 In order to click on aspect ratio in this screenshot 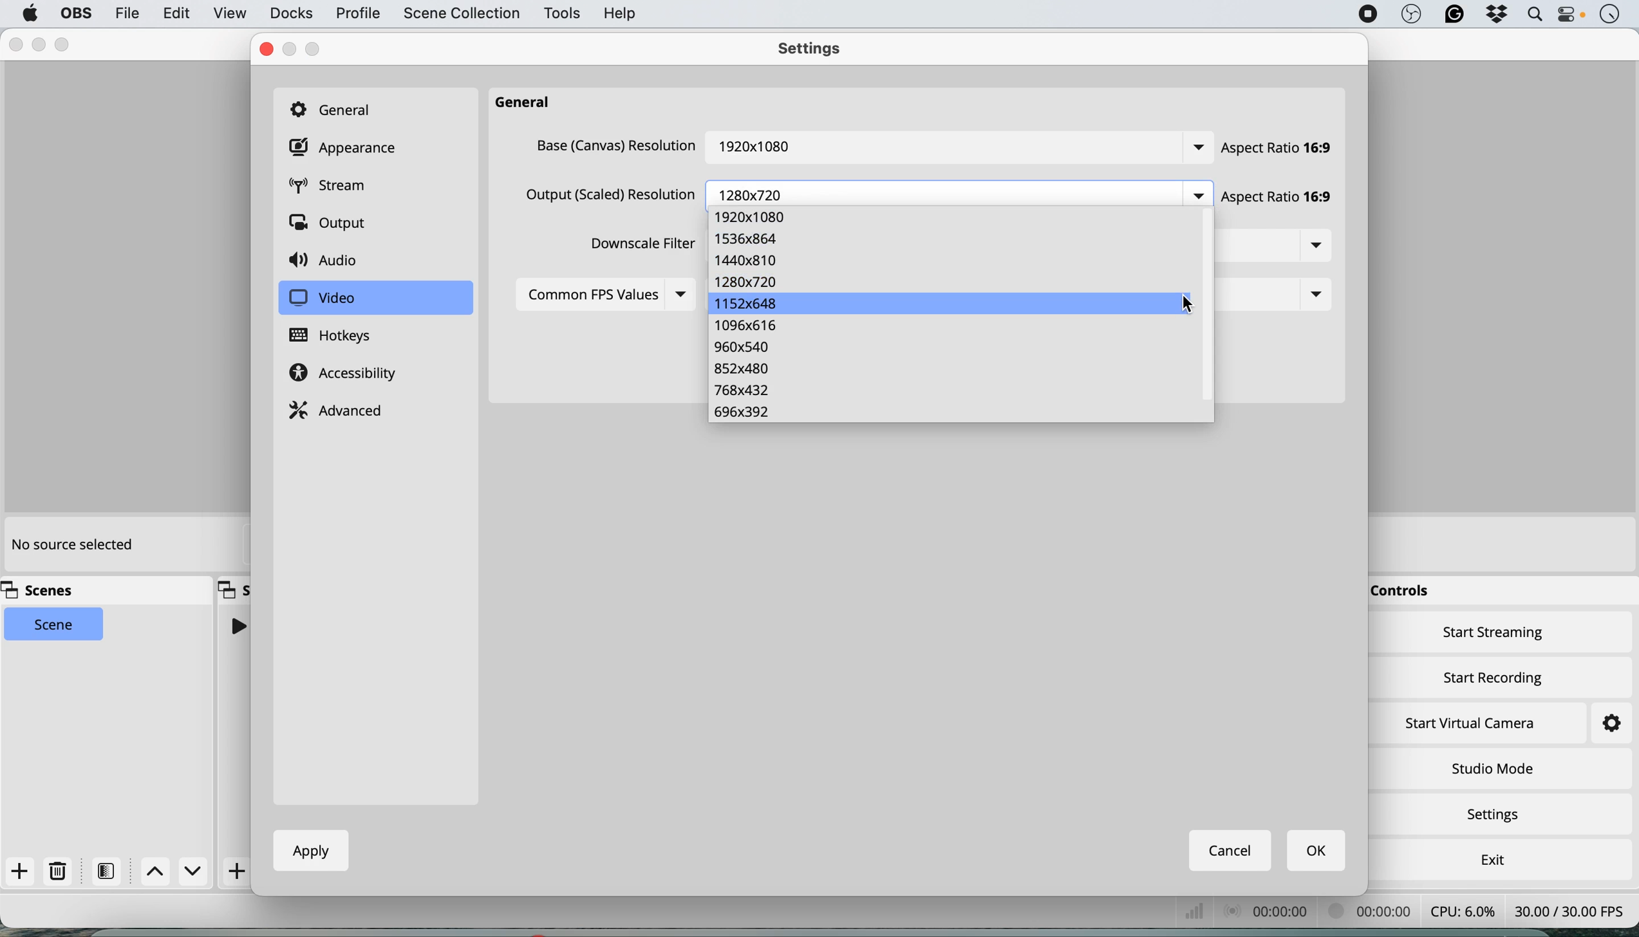, I will do `click(1281, 149)`.